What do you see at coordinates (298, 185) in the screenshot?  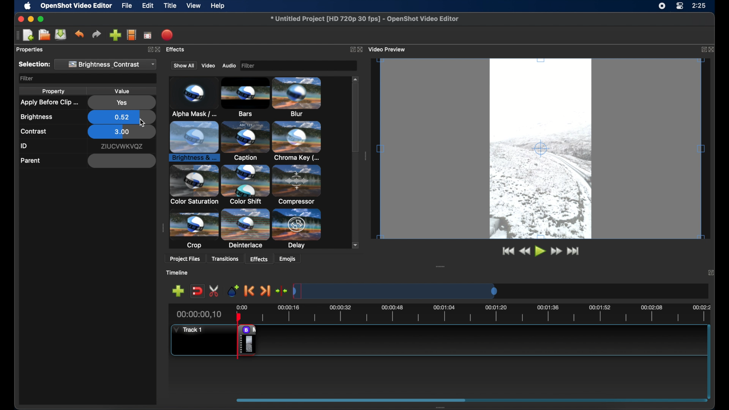 I see `delay` at bounding box center [298, 185].